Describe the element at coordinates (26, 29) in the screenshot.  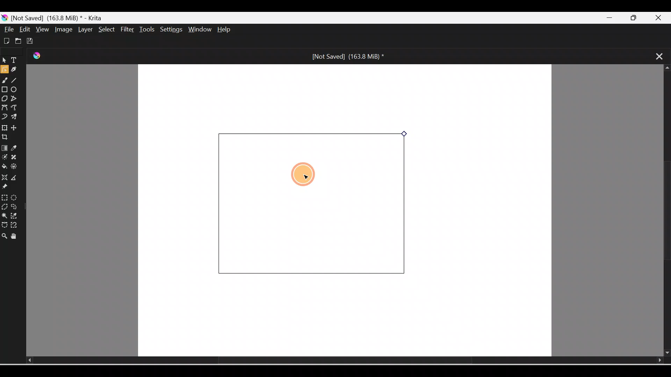
I see `Edit` at that location.